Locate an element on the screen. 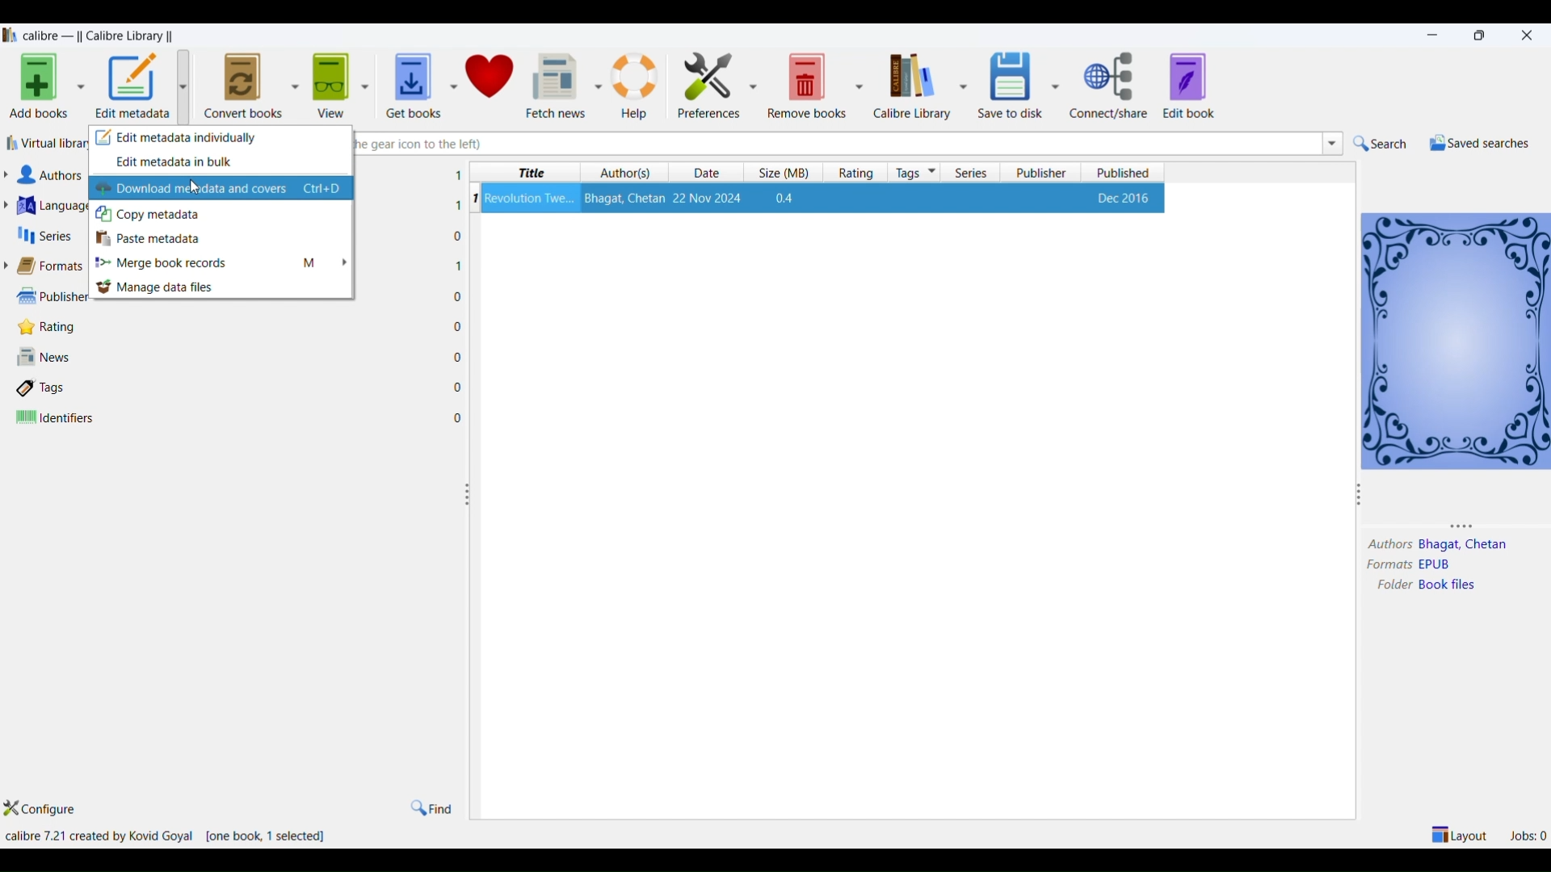 Image resolution: width=1551 pixels, height=872 pixels. preferences is located at coordinates (704, 82).